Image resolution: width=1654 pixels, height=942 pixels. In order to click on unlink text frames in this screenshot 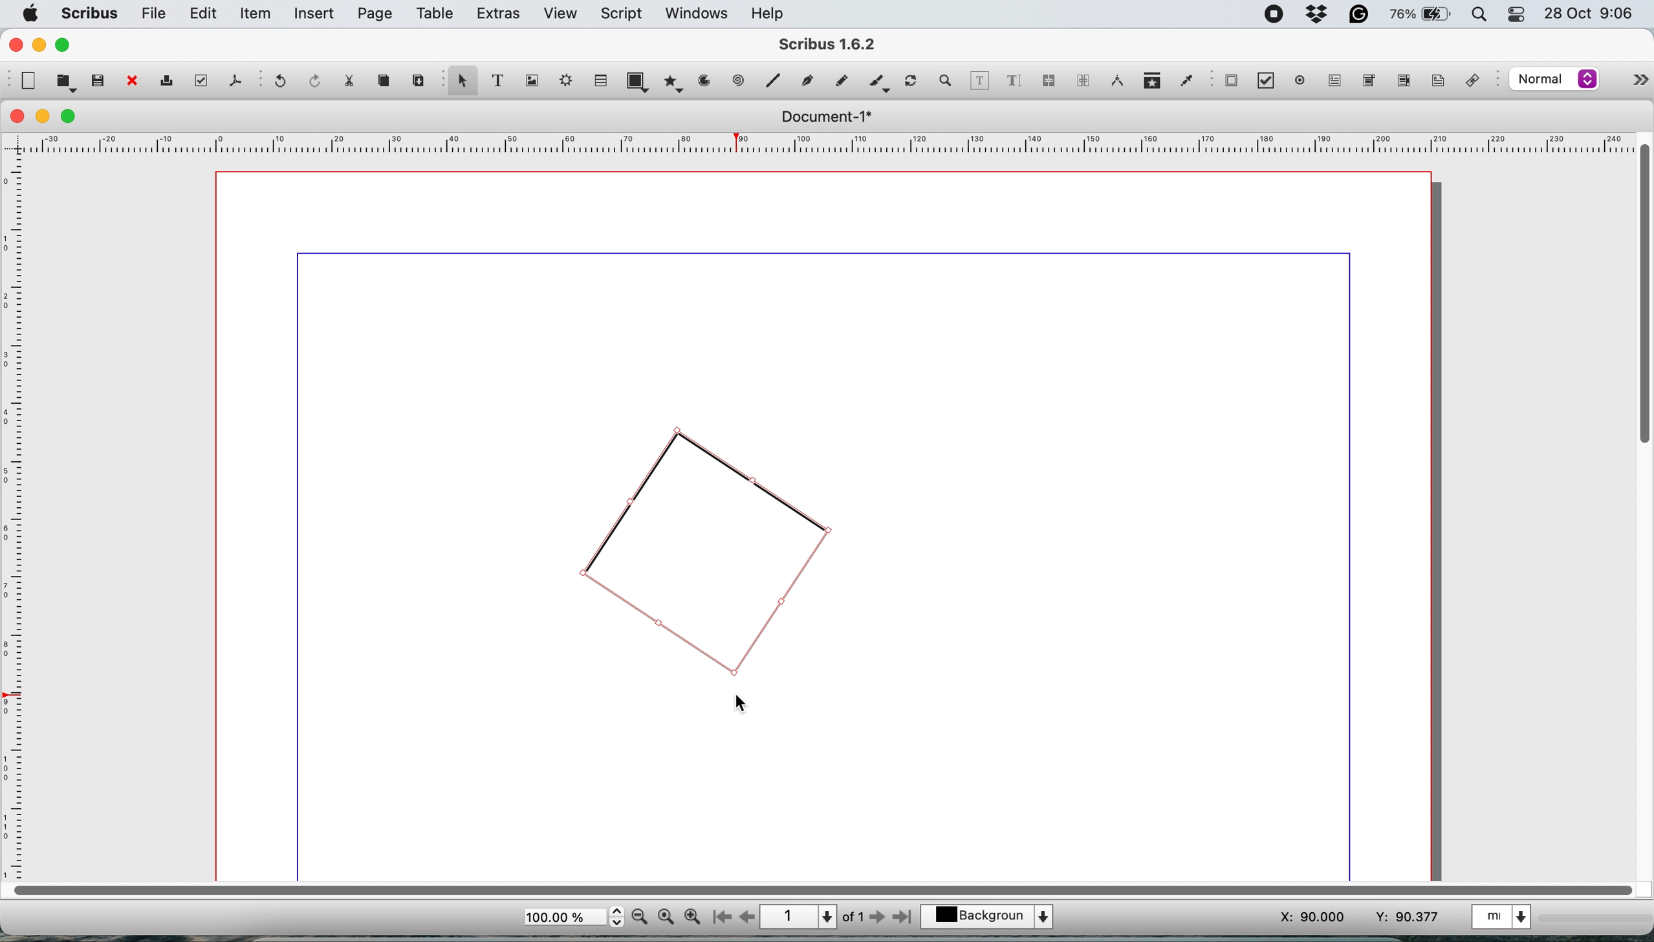, I will do `click(1082, 82)`.